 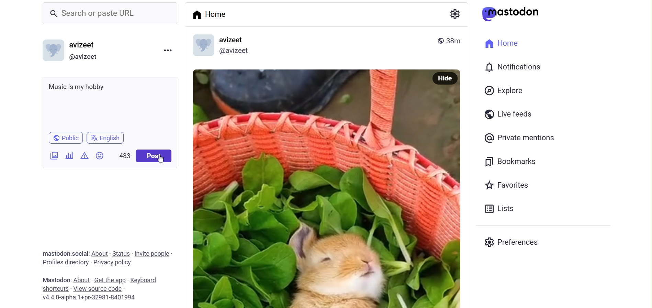 What do you see at coordinates (501, 209) in the screenshot?
I see `Lists` at bounding box center [501, 209].